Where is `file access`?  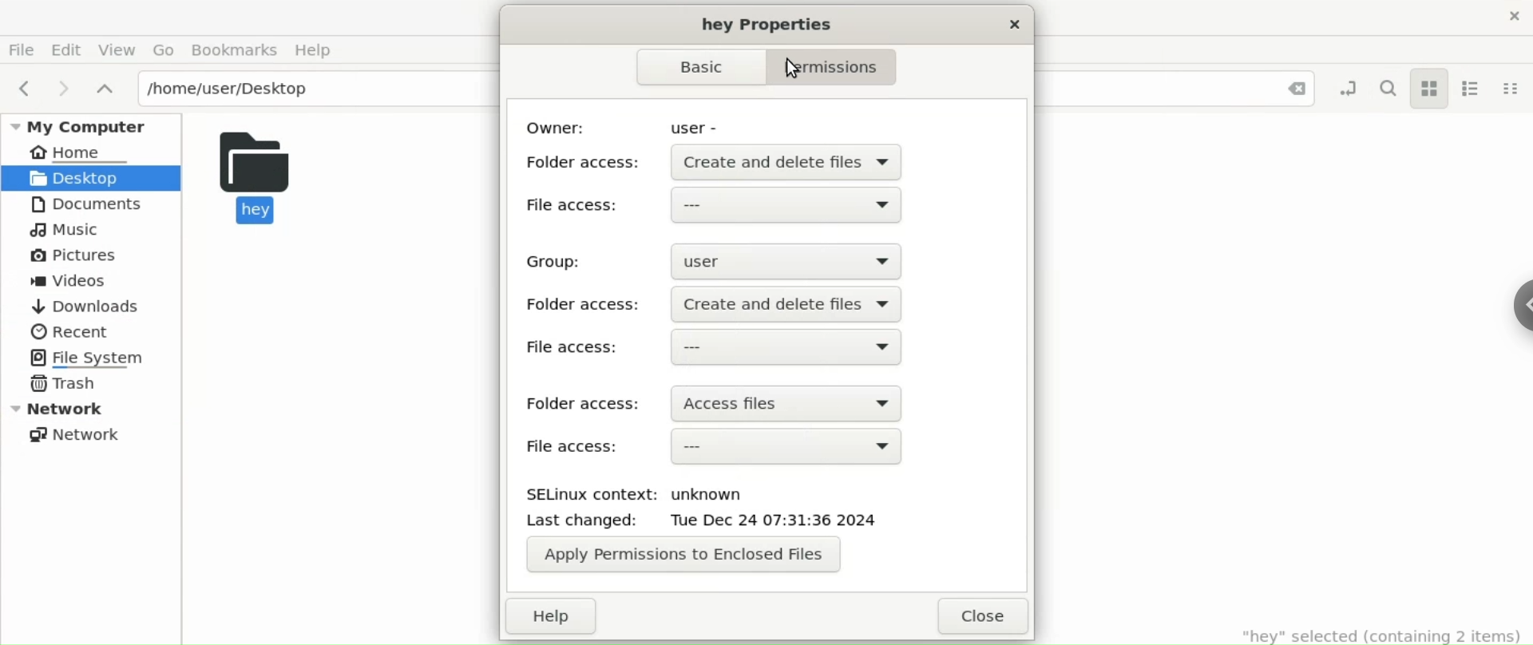
file access is located at coordinates (722, 347).